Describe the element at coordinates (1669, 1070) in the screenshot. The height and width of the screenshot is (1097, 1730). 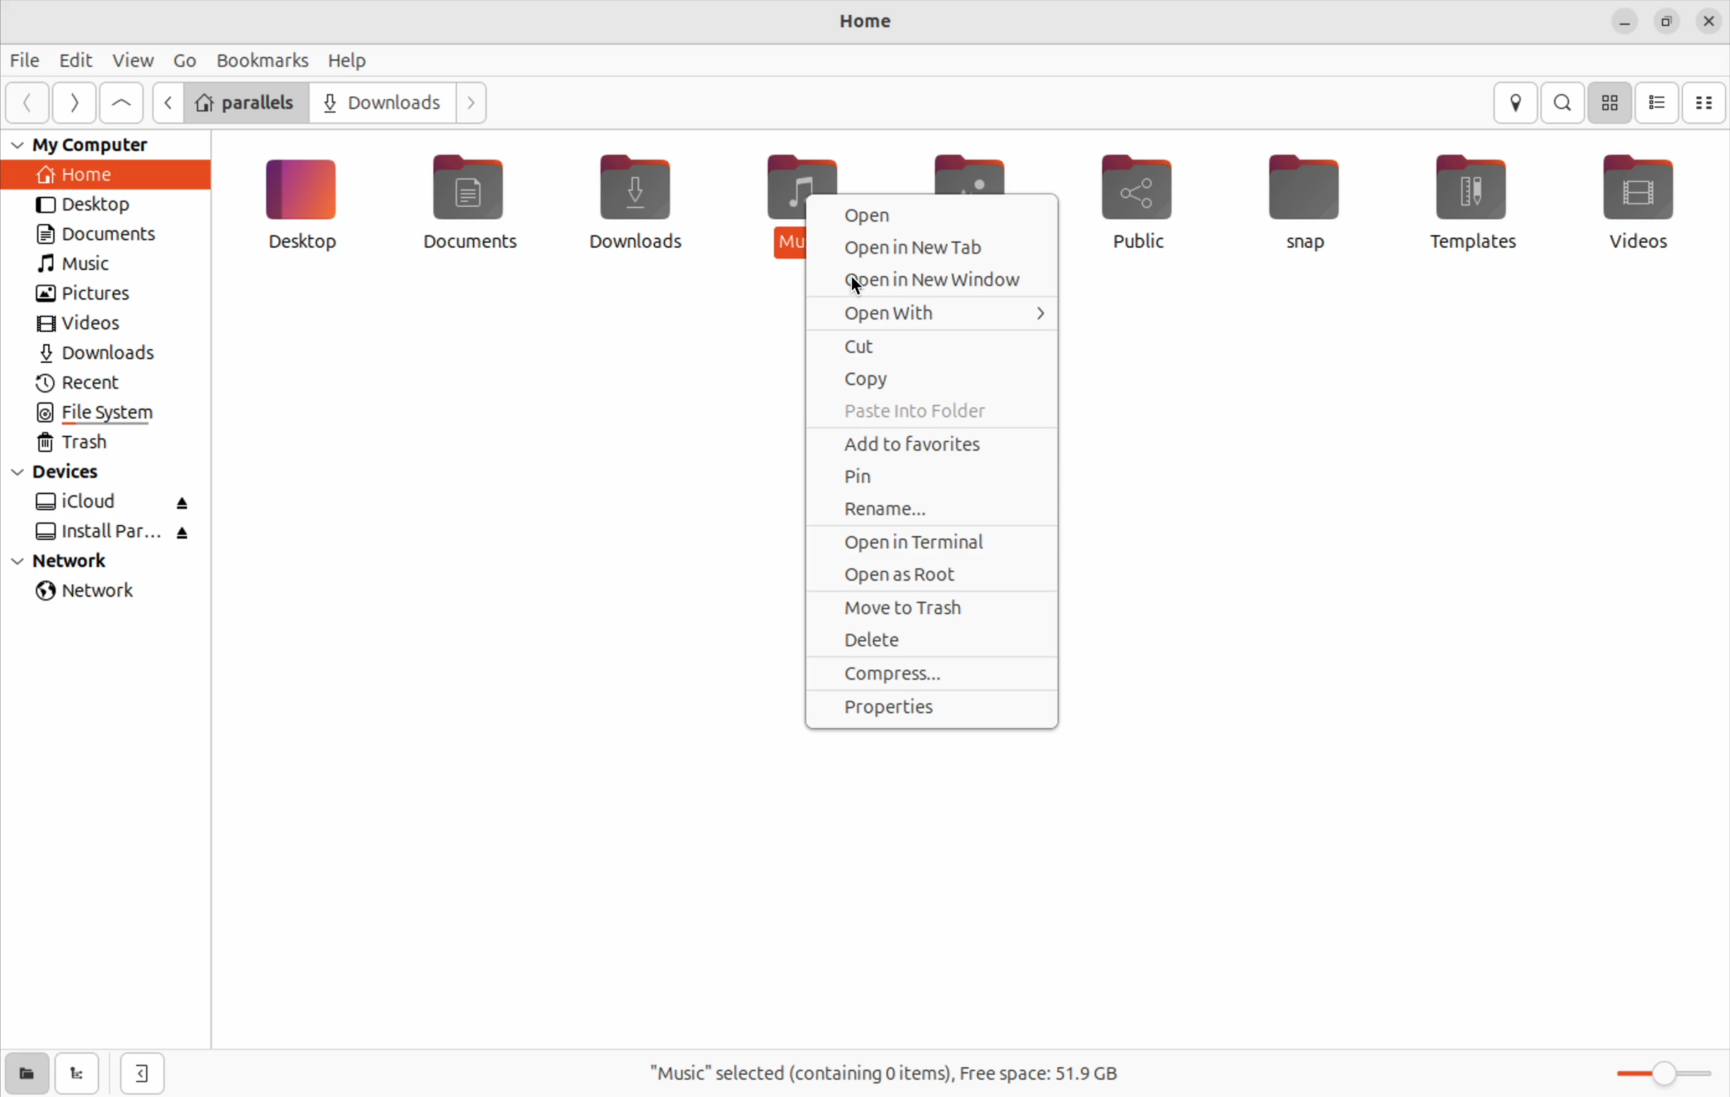
I see `Toggle zoom` at that location.